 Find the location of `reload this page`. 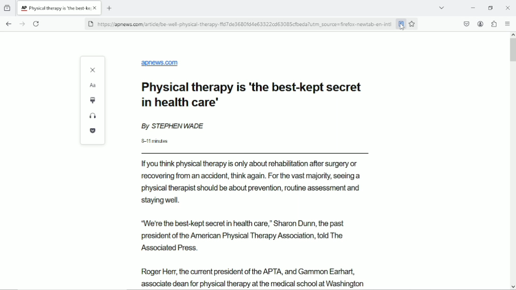

reload this page is located at coordinates (37, 24).